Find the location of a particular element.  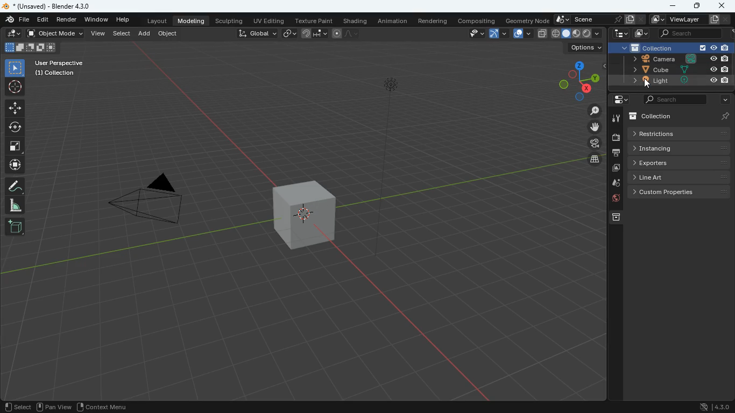

camera is located at coordinates (616, 138).